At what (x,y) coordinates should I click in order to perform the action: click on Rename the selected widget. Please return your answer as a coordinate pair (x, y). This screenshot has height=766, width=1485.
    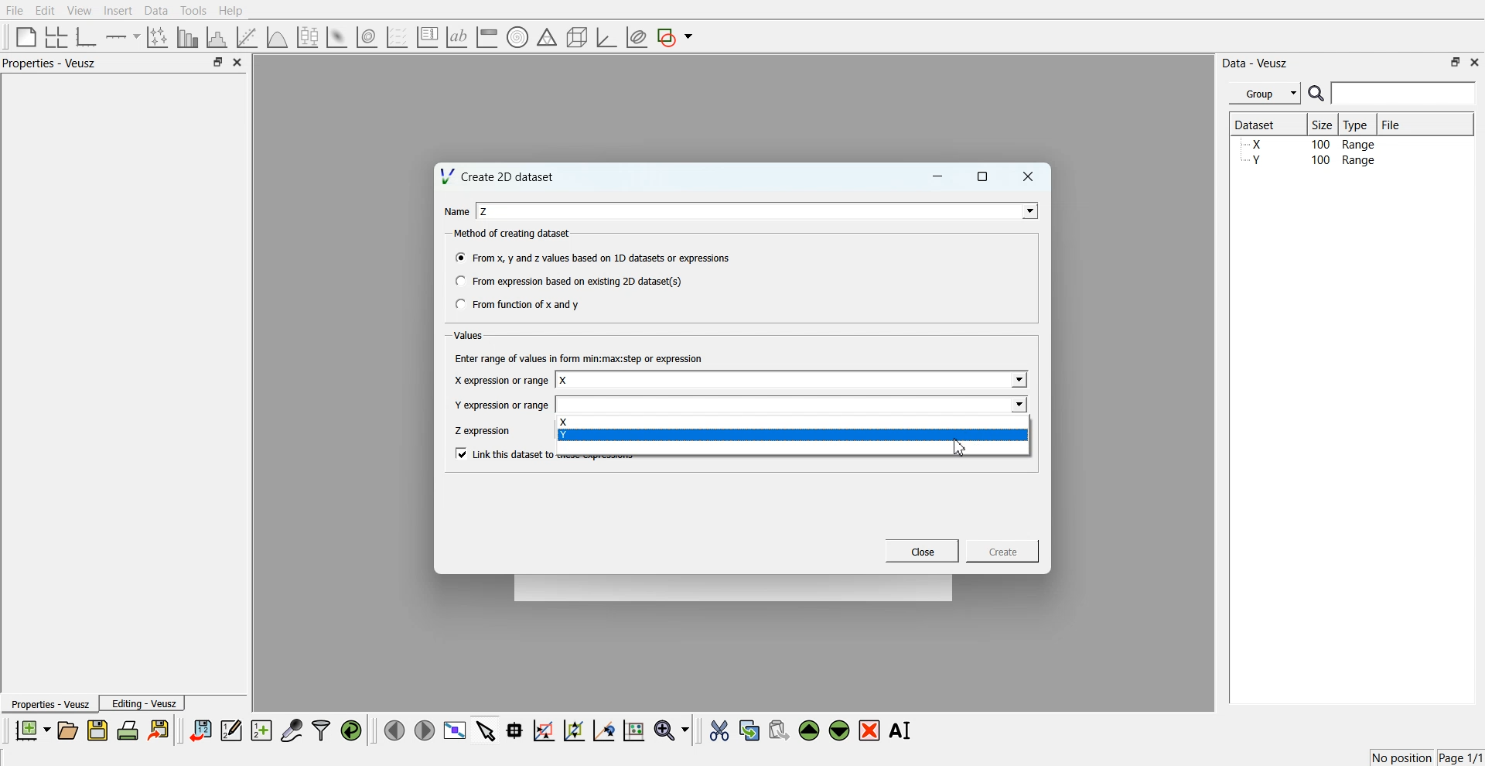
    Looking at the image, I should click on (902, 730).